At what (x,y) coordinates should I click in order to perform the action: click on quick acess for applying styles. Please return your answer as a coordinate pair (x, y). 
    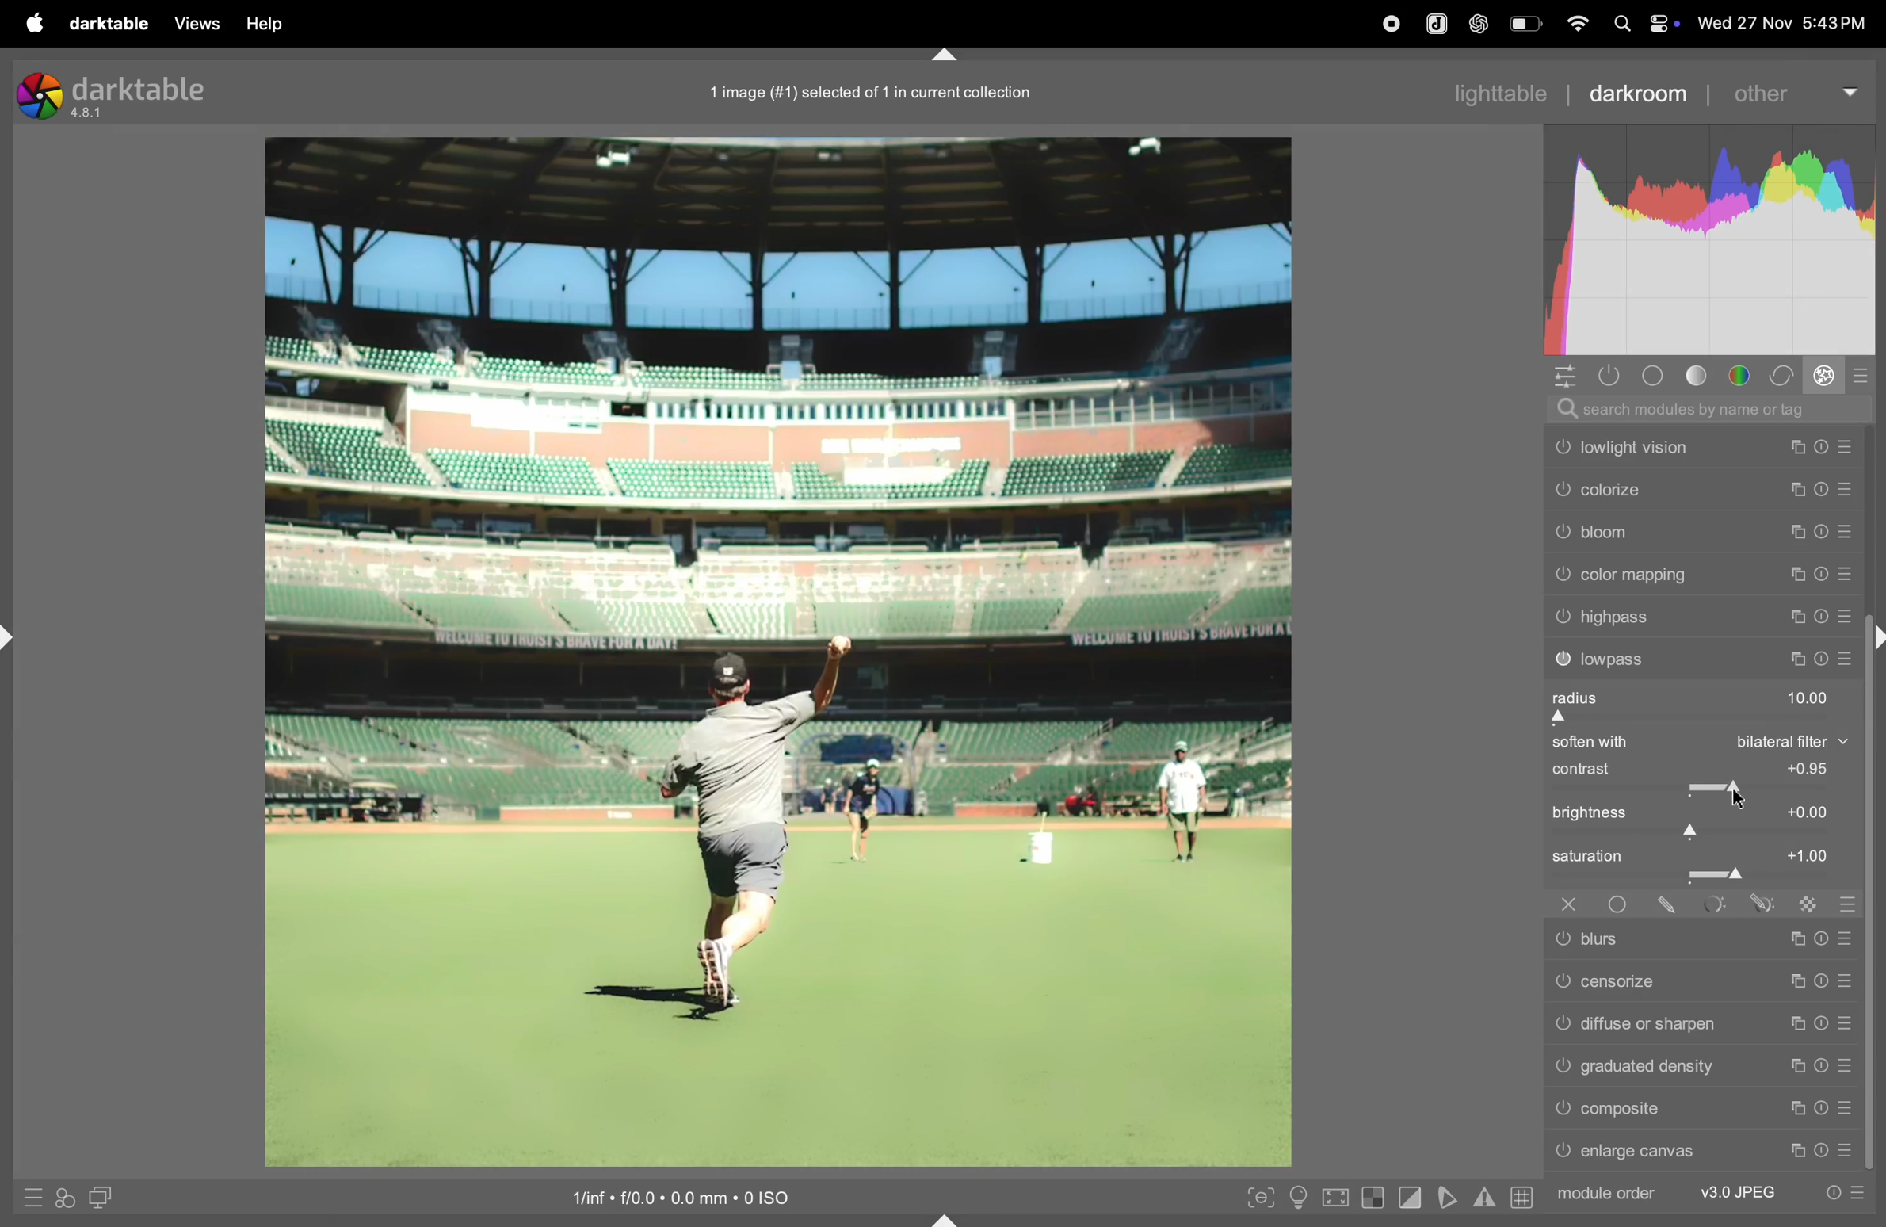
    Looking at the image, I should click on (64, 1197).